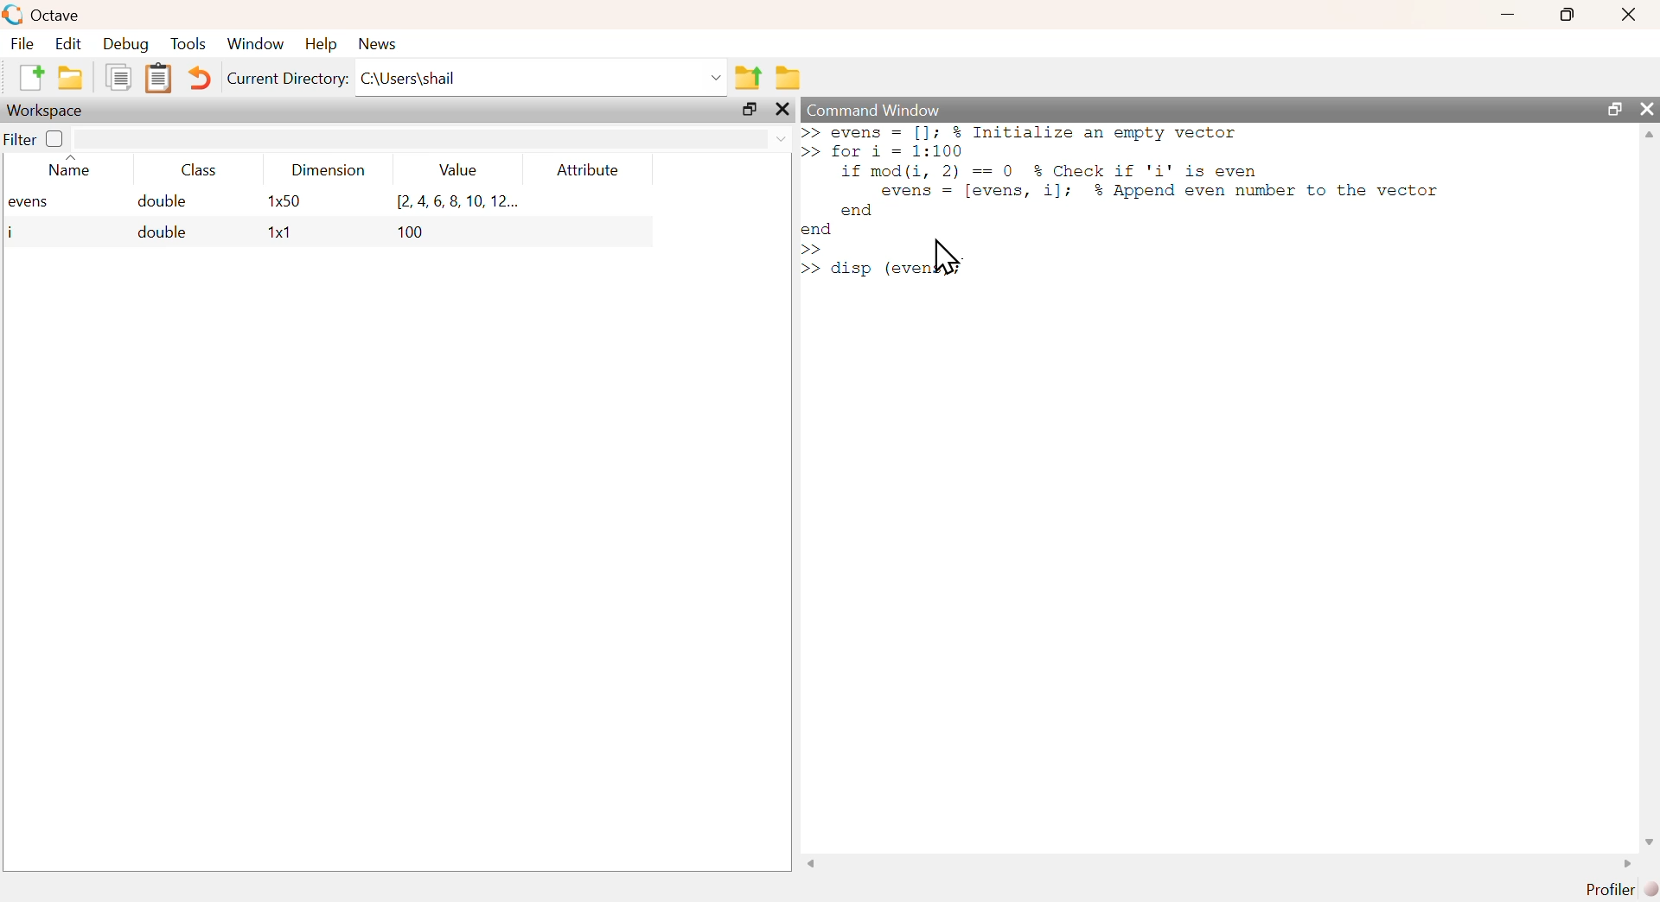 The height and width of the screenshot is (902, 1660). I want to click on attribute, so click(587, 171).